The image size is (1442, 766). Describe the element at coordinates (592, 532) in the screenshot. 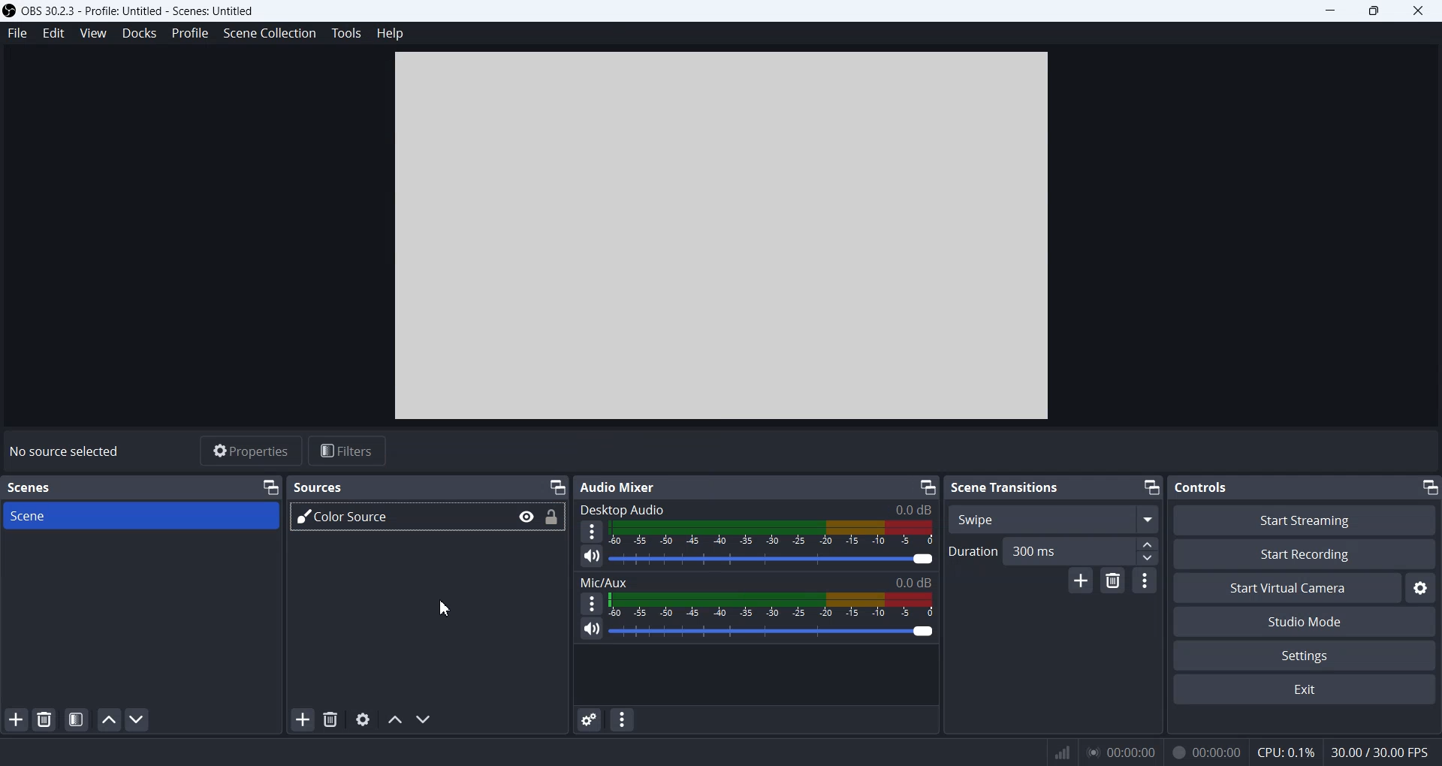

I see `More` at that location.